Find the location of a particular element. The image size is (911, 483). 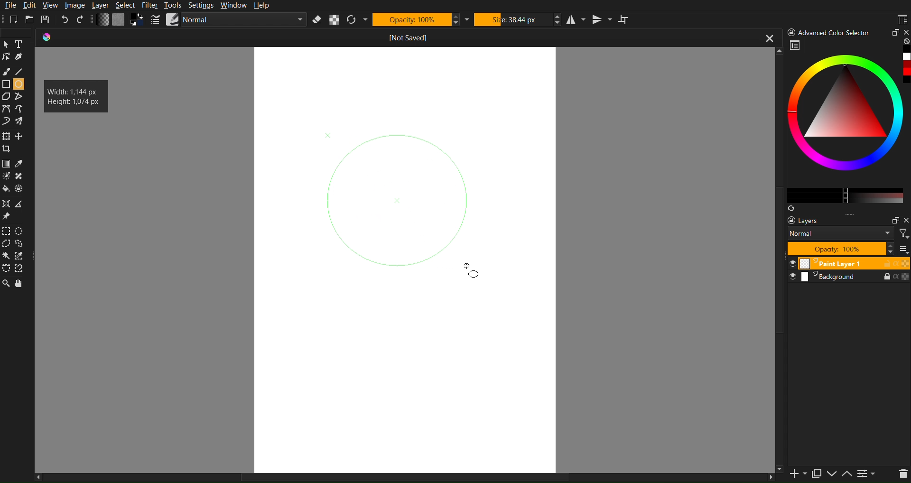

more is located at coordinates (851, 214).